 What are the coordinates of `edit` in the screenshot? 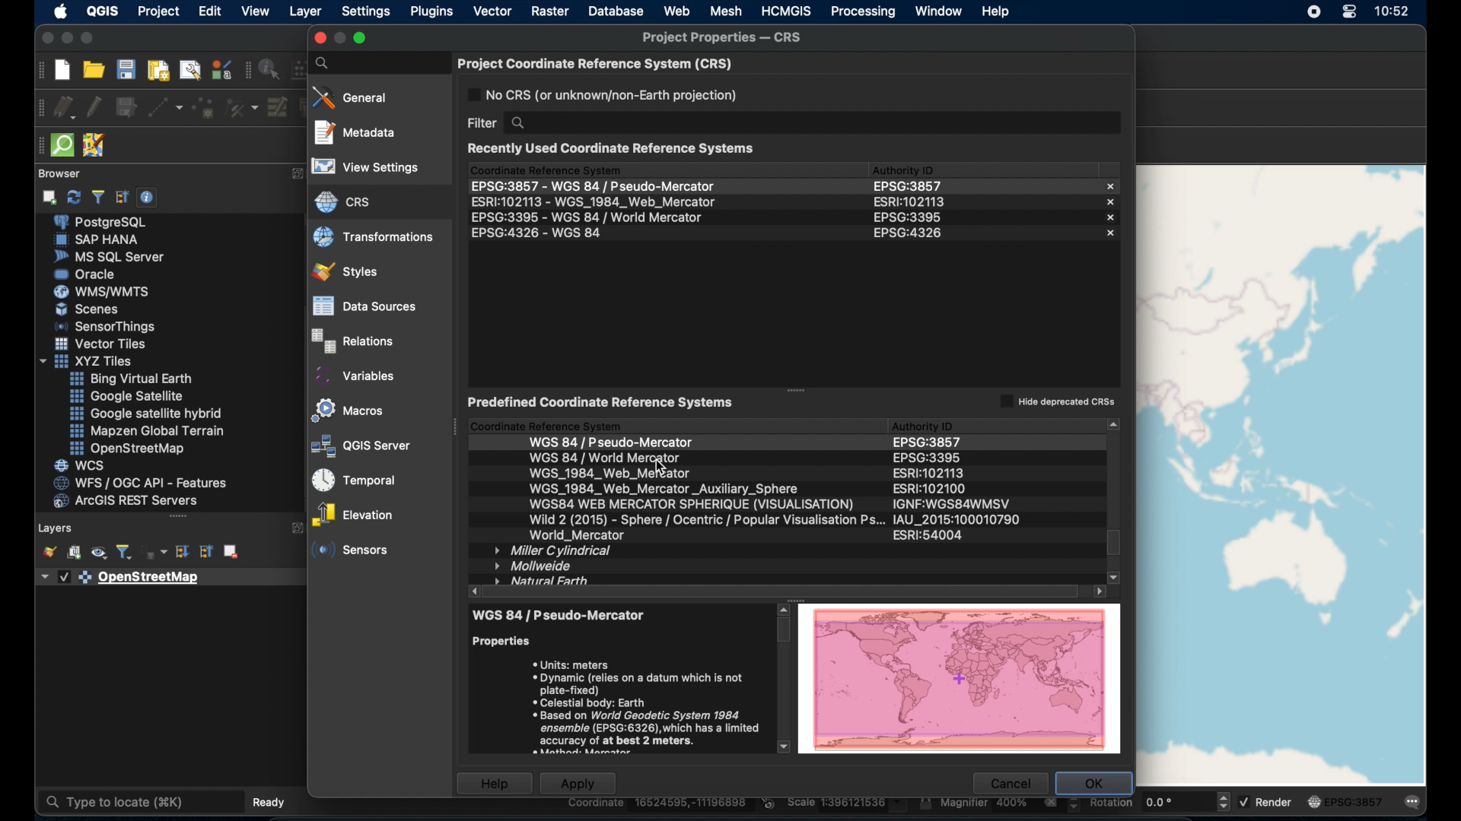 It's located at (209, 11).